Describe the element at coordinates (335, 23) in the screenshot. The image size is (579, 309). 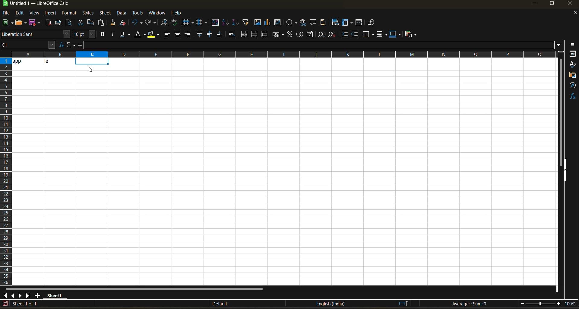
I see `define print area` at that location.